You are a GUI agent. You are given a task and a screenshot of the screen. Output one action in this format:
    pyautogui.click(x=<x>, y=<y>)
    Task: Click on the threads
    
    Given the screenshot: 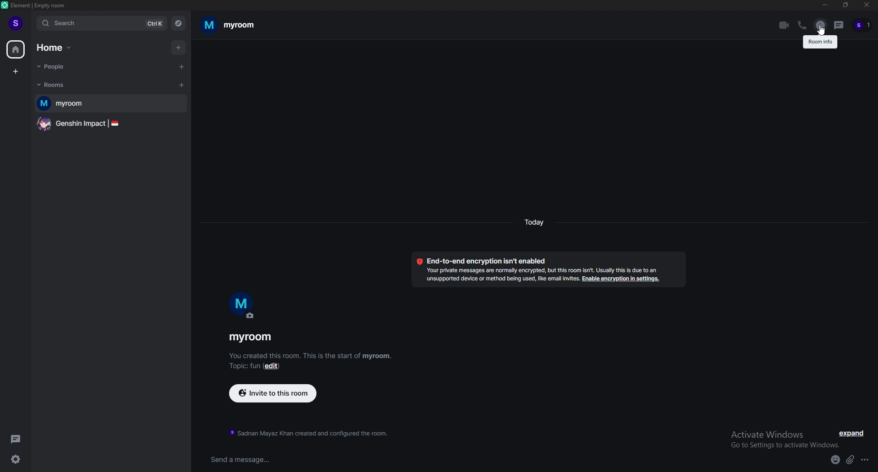 What is the action you would take?
    pyautogui.click(x=840, y=25)
    